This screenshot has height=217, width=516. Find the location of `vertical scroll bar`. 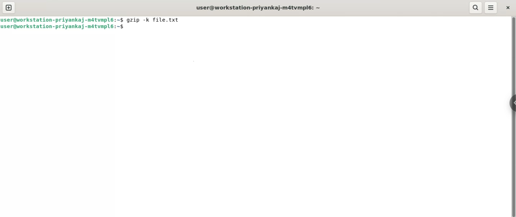

vertical scroll bar is located at coordinates (513, 117).